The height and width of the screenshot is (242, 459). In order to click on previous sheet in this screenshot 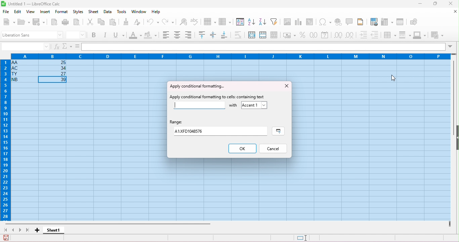, I will do `click(14, 230)`.